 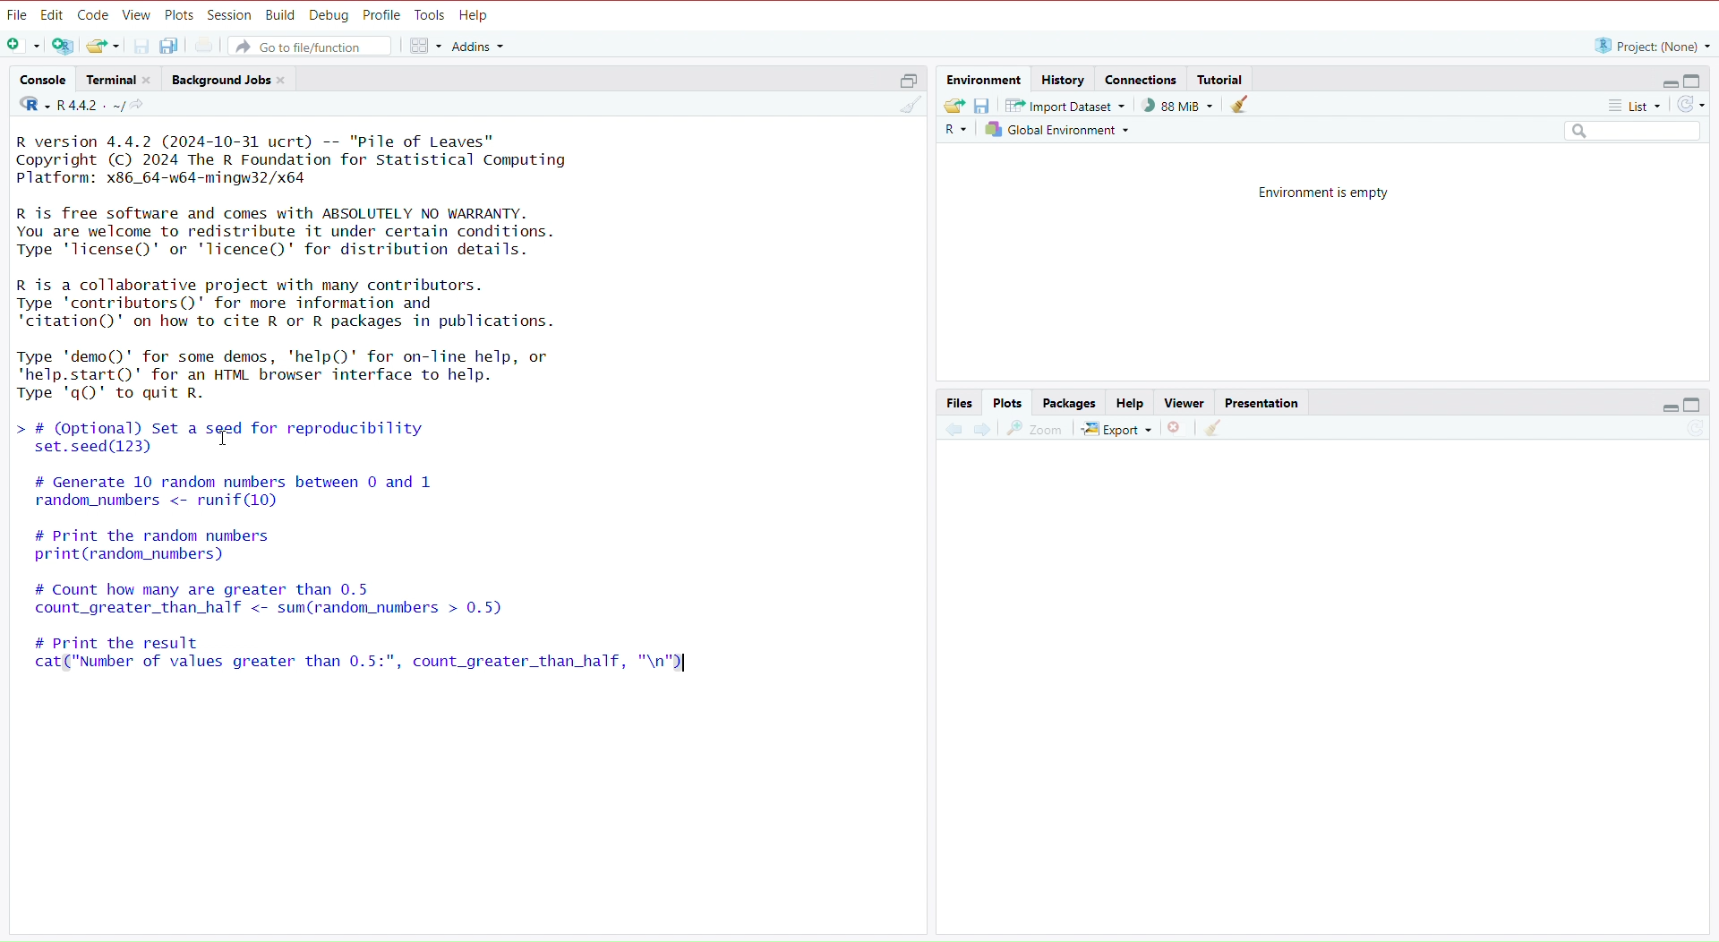 I want to click on Hide, so click(x=1669, y=405).